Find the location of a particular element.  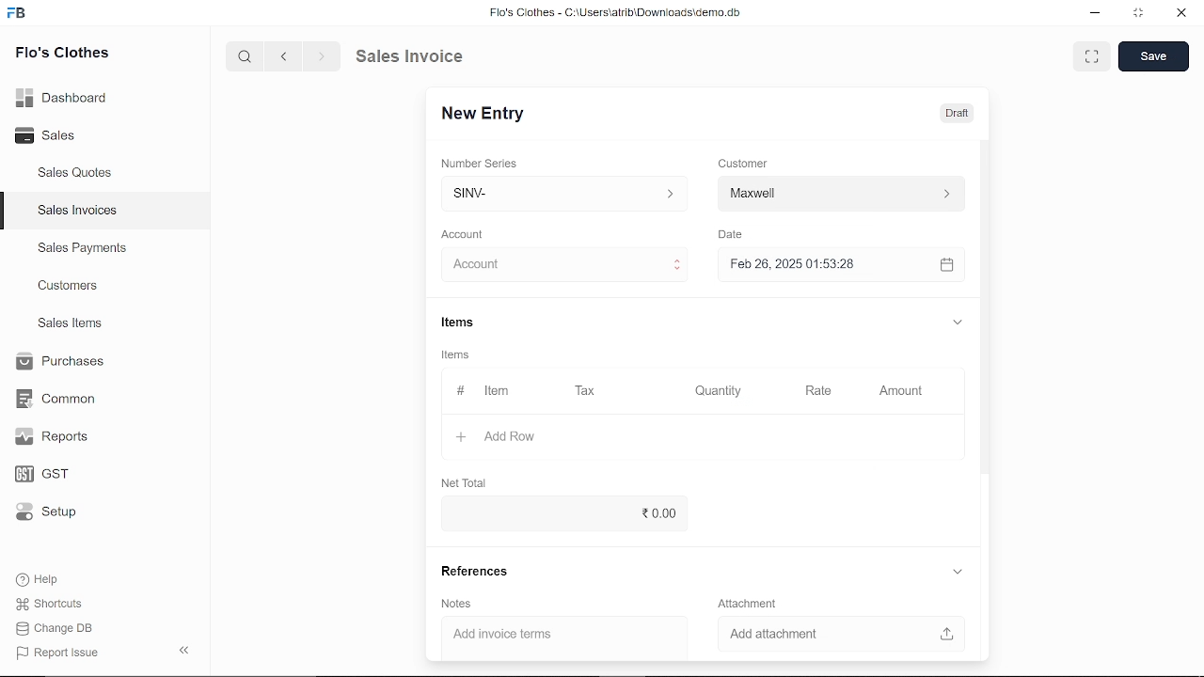

References is located at coordinates (471, 571).